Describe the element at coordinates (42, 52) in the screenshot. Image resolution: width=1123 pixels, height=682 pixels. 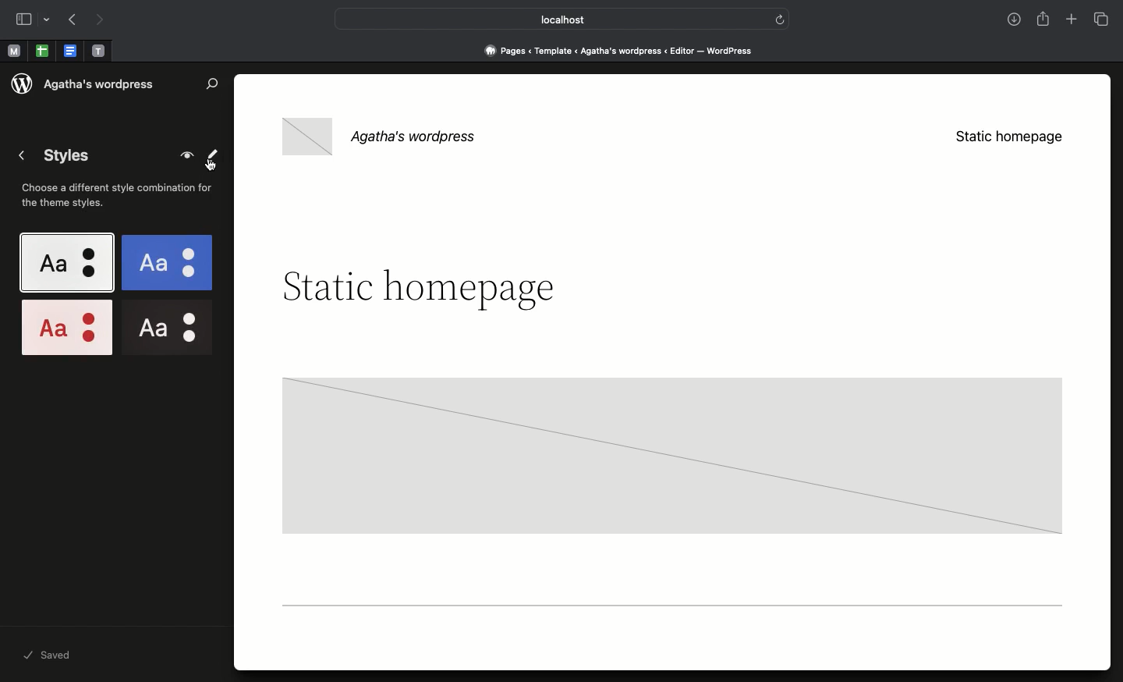
I see `Pinned tab` at that location.